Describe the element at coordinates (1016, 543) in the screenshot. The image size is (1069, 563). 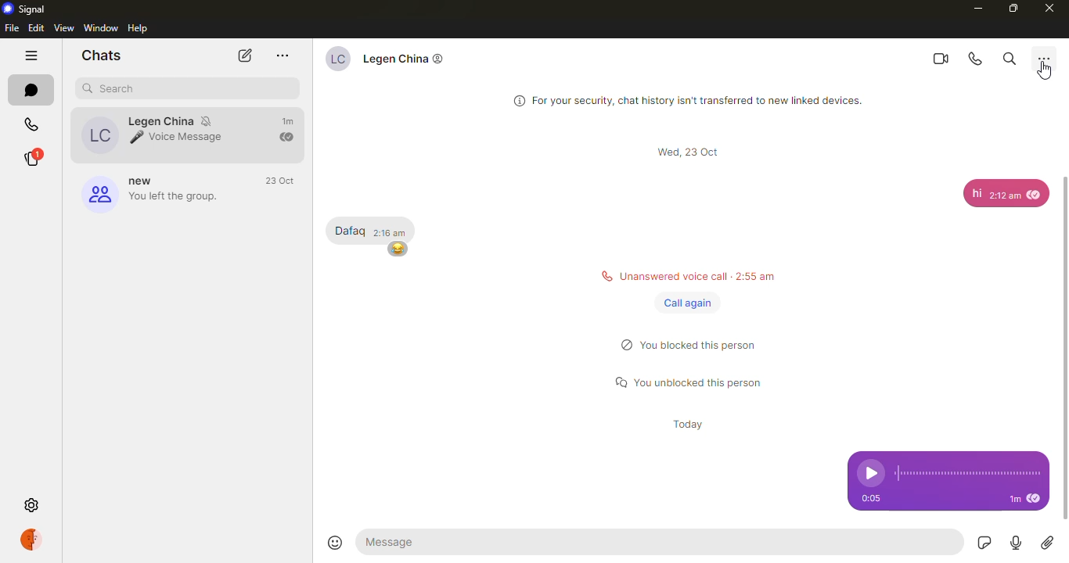
I see `record` at that location.